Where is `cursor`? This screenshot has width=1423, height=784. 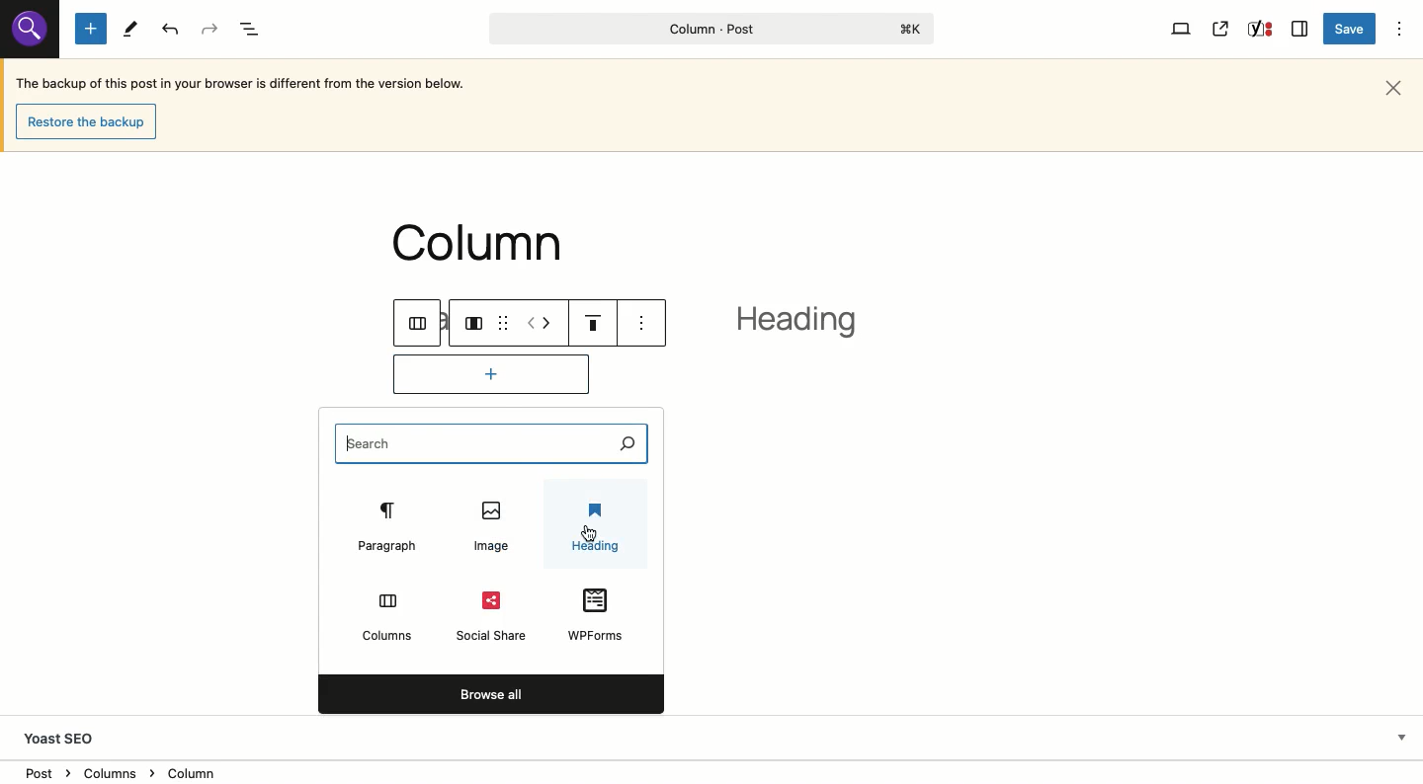
cursor is located at coordinates (589, 539).